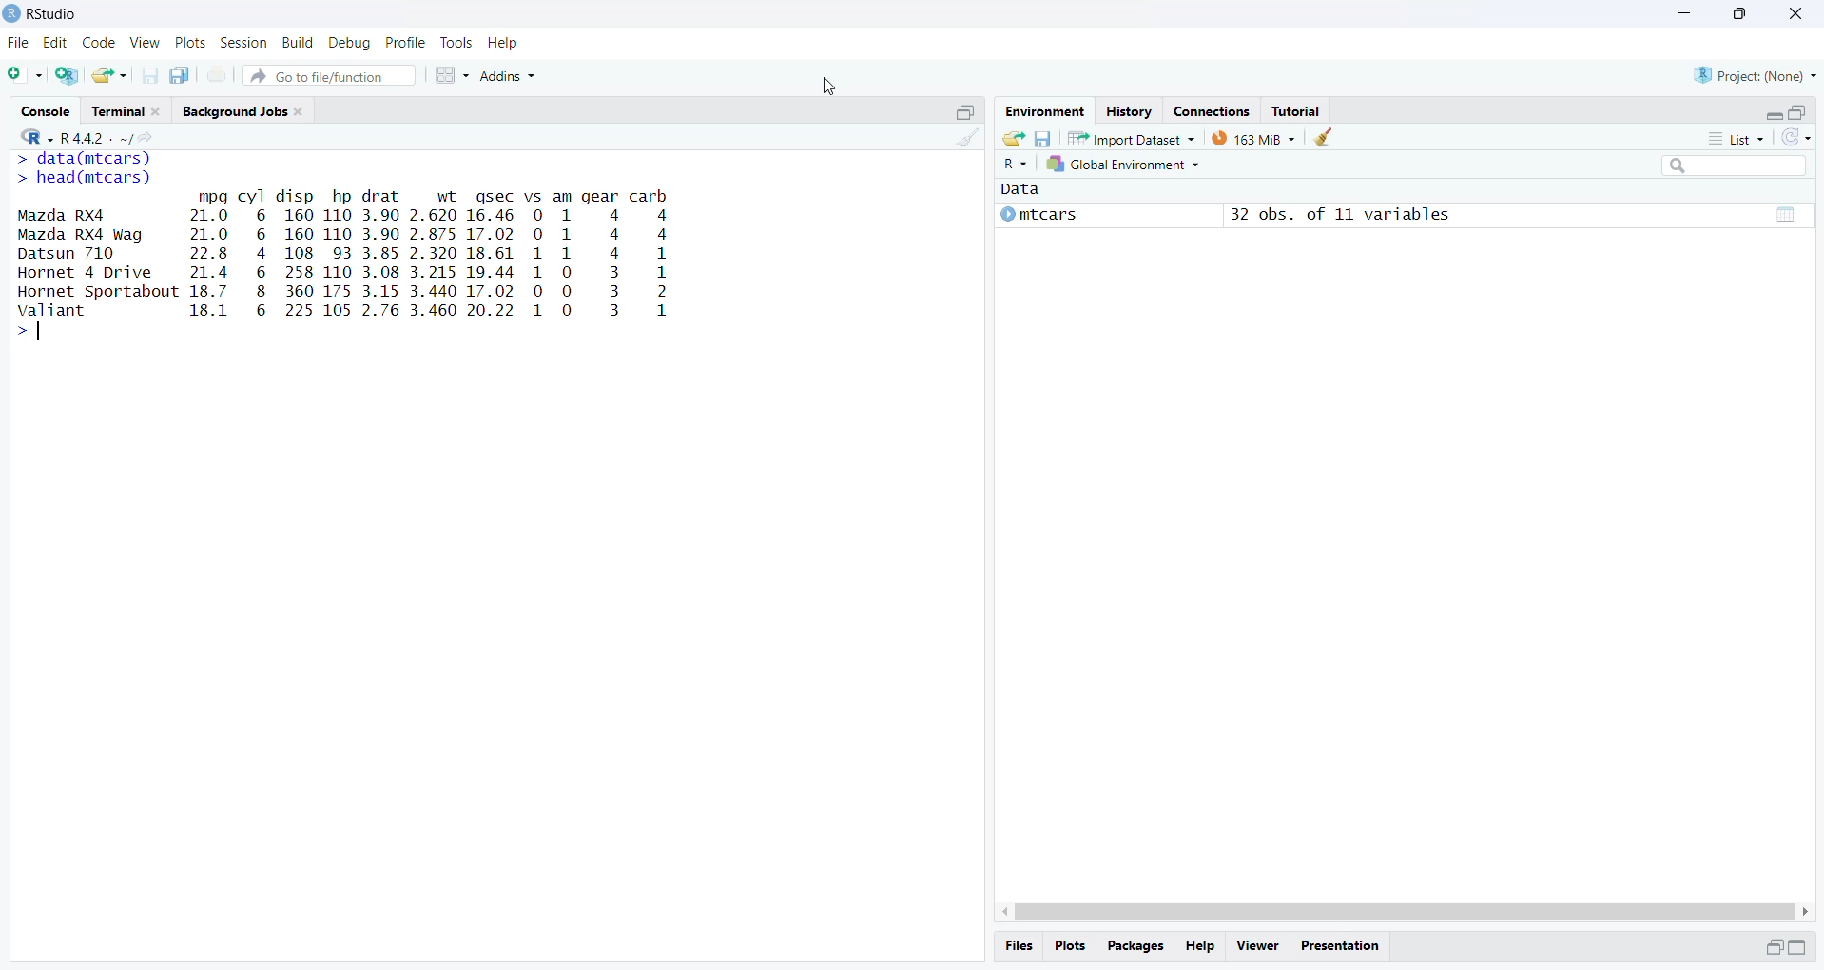  I want to click on Mazda Rx4 Mazda RX4 Wag Datsun 710 Hornet 4 Drive Hornet Sportabout valiant, so click(99, 262).